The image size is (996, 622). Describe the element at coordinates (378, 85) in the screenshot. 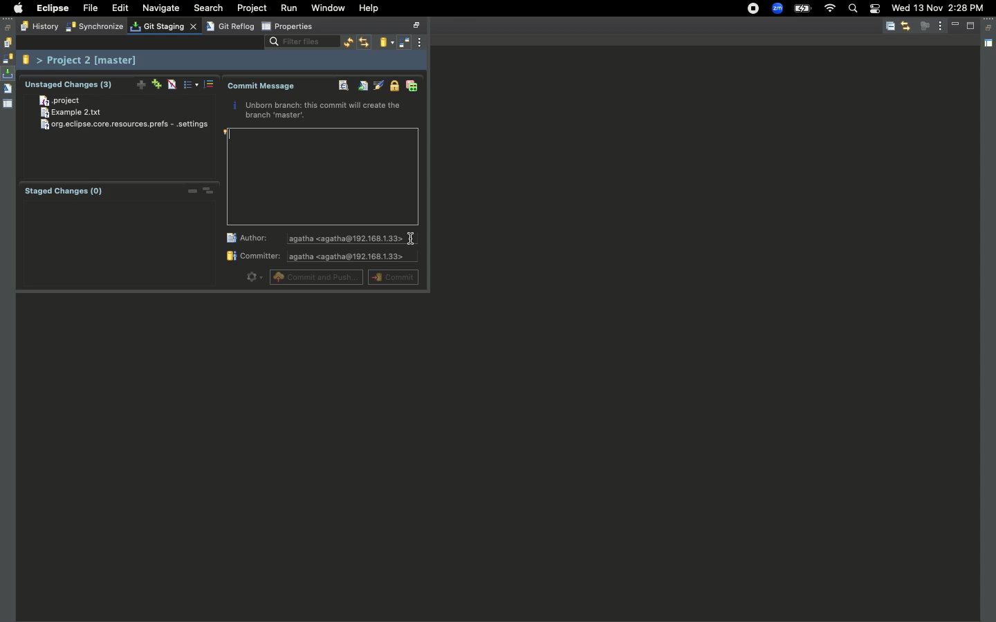

I see `Add signed off by` at that location.